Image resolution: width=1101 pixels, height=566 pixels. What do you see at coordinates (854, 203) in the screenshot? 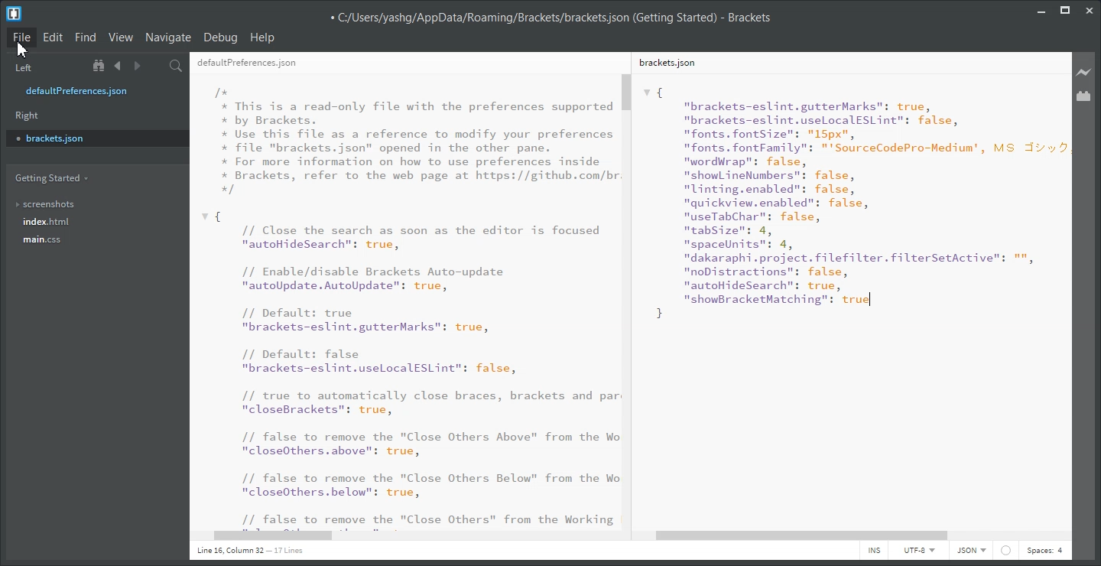
I see `{"brackets-eslint.gutterMarks": true,"brackets-eslint.uselocalESLint": false,"fonts. fontSize": "15px","fonts. fontFamily": "'SourceCodePro-Medium', MS J:"wordWrap": false,"show ineNumbers": false,"linting.enabled": false,"quickview.enabled": false,"useTabChar": false,"tabSize": 4,"spaceUnits": 4,"dakaraphi.project. filefilter.filterSetActive": "","noDistractions": false,"autoHideSearch”: true,nshowBracketMatching": true }` at bounding box center [854, 203].